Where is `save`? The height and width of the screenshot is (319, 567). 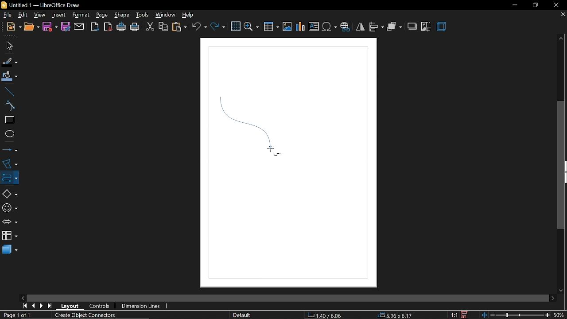
save is located at coordinates (50, 27).